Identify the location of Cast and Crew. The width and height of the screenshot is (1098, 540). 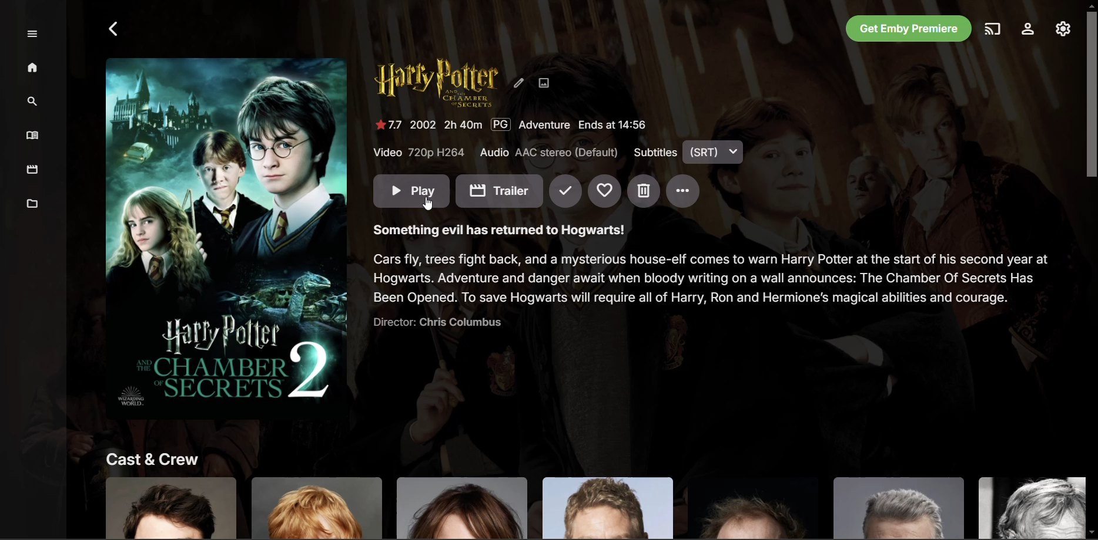
(148, 457).